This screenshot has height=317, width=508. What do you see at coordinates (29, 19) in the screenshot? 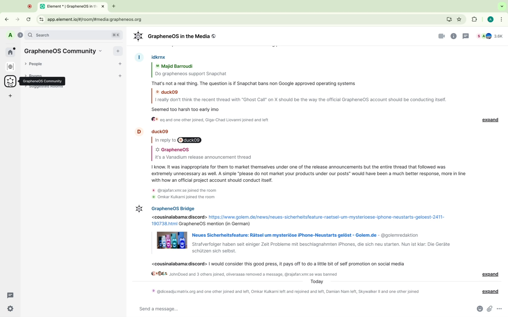
I see `refresh` at bounding box center [29, 19].